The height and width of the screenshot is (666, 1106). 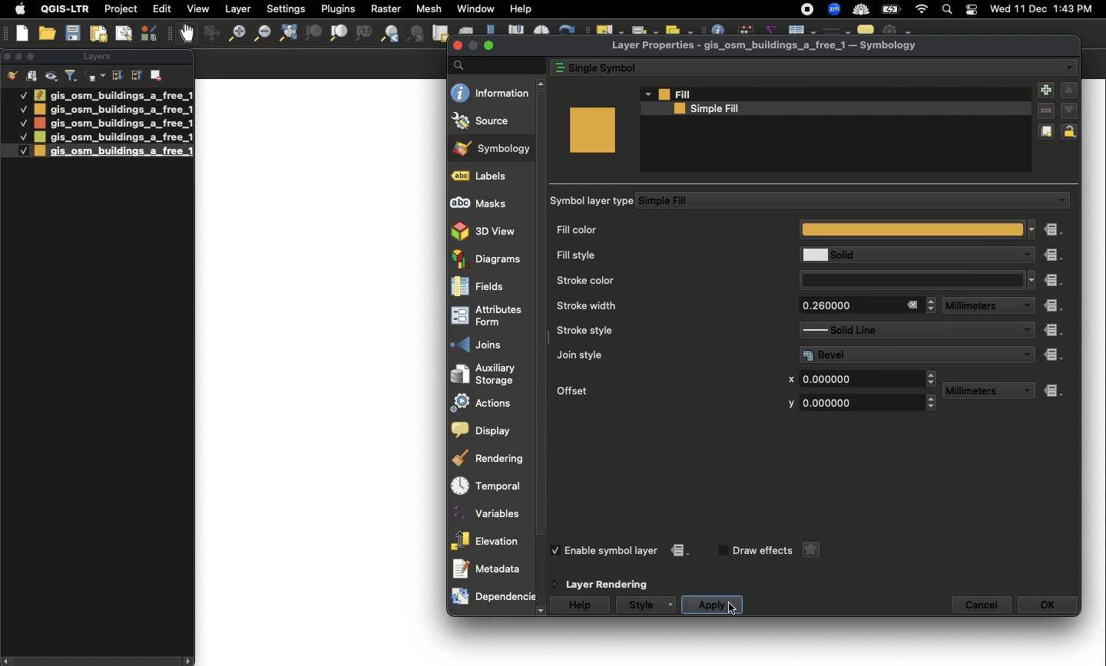 What do you see at coordinates (982, 605) in the screenshot?
I see `Cancel` at bounding box center [982, 605].